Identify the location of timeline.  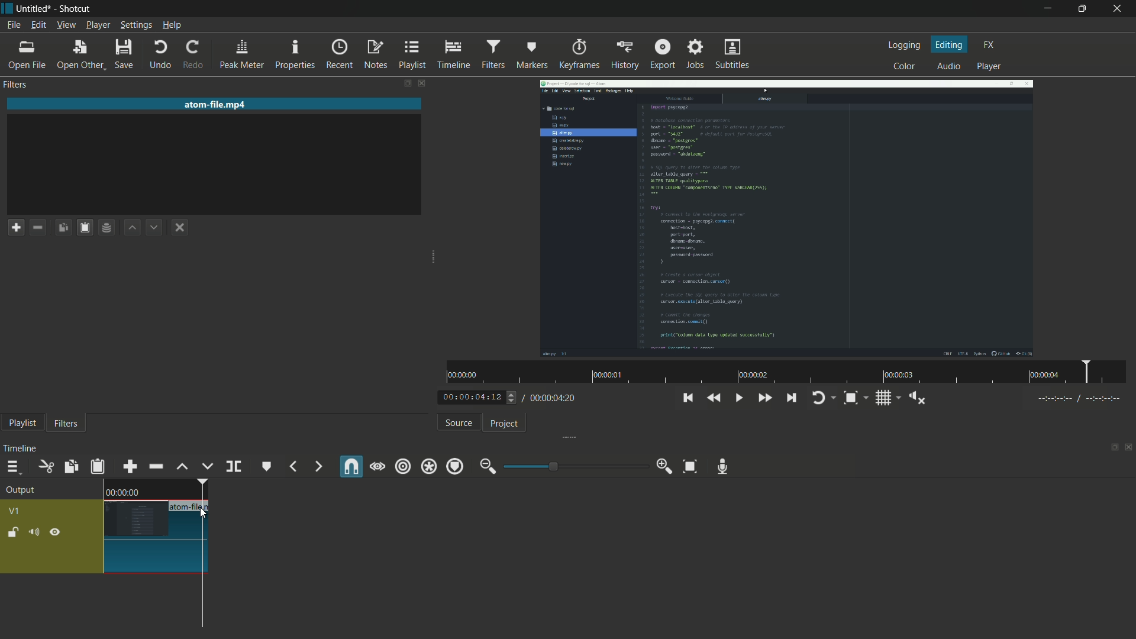
(23, 448).